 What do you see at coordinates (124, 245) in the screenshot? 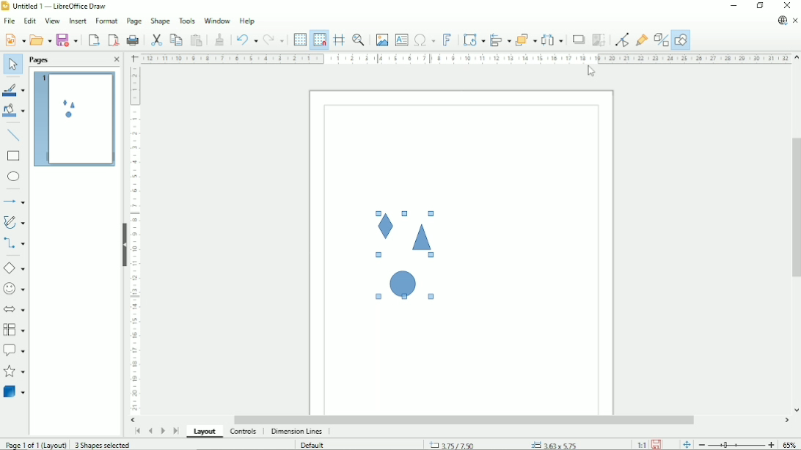
I see `Hide` at bounding box center [124, 245].